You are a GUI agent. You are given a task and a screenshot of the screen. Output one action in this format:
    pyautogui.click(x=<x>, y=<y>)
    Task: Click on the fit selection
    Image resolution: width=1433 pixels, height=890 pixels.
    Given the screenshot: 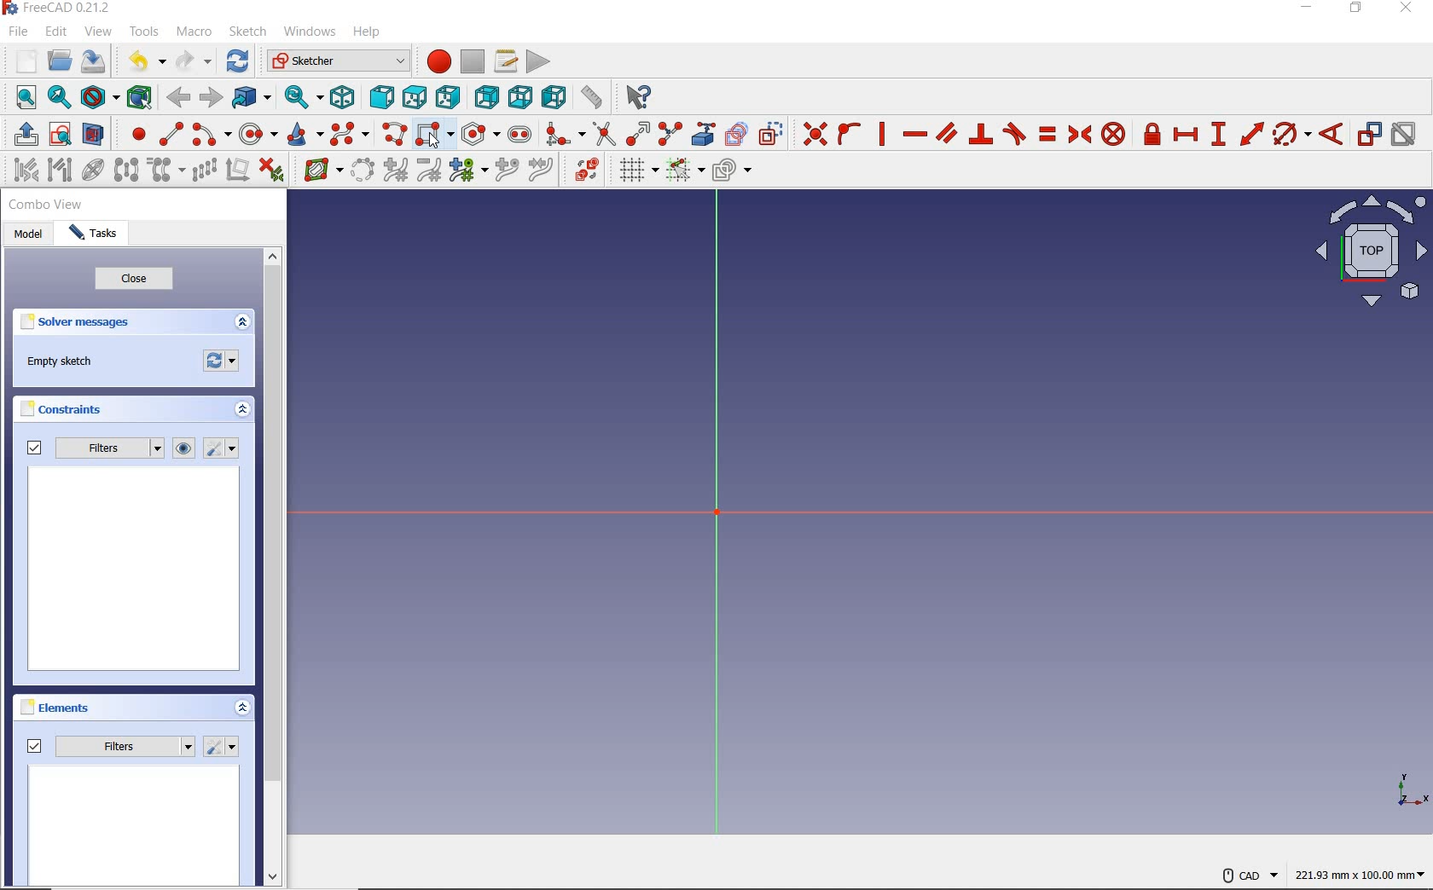 What is the action you would take?
    pyautogui.click(x=60, y=99)
    